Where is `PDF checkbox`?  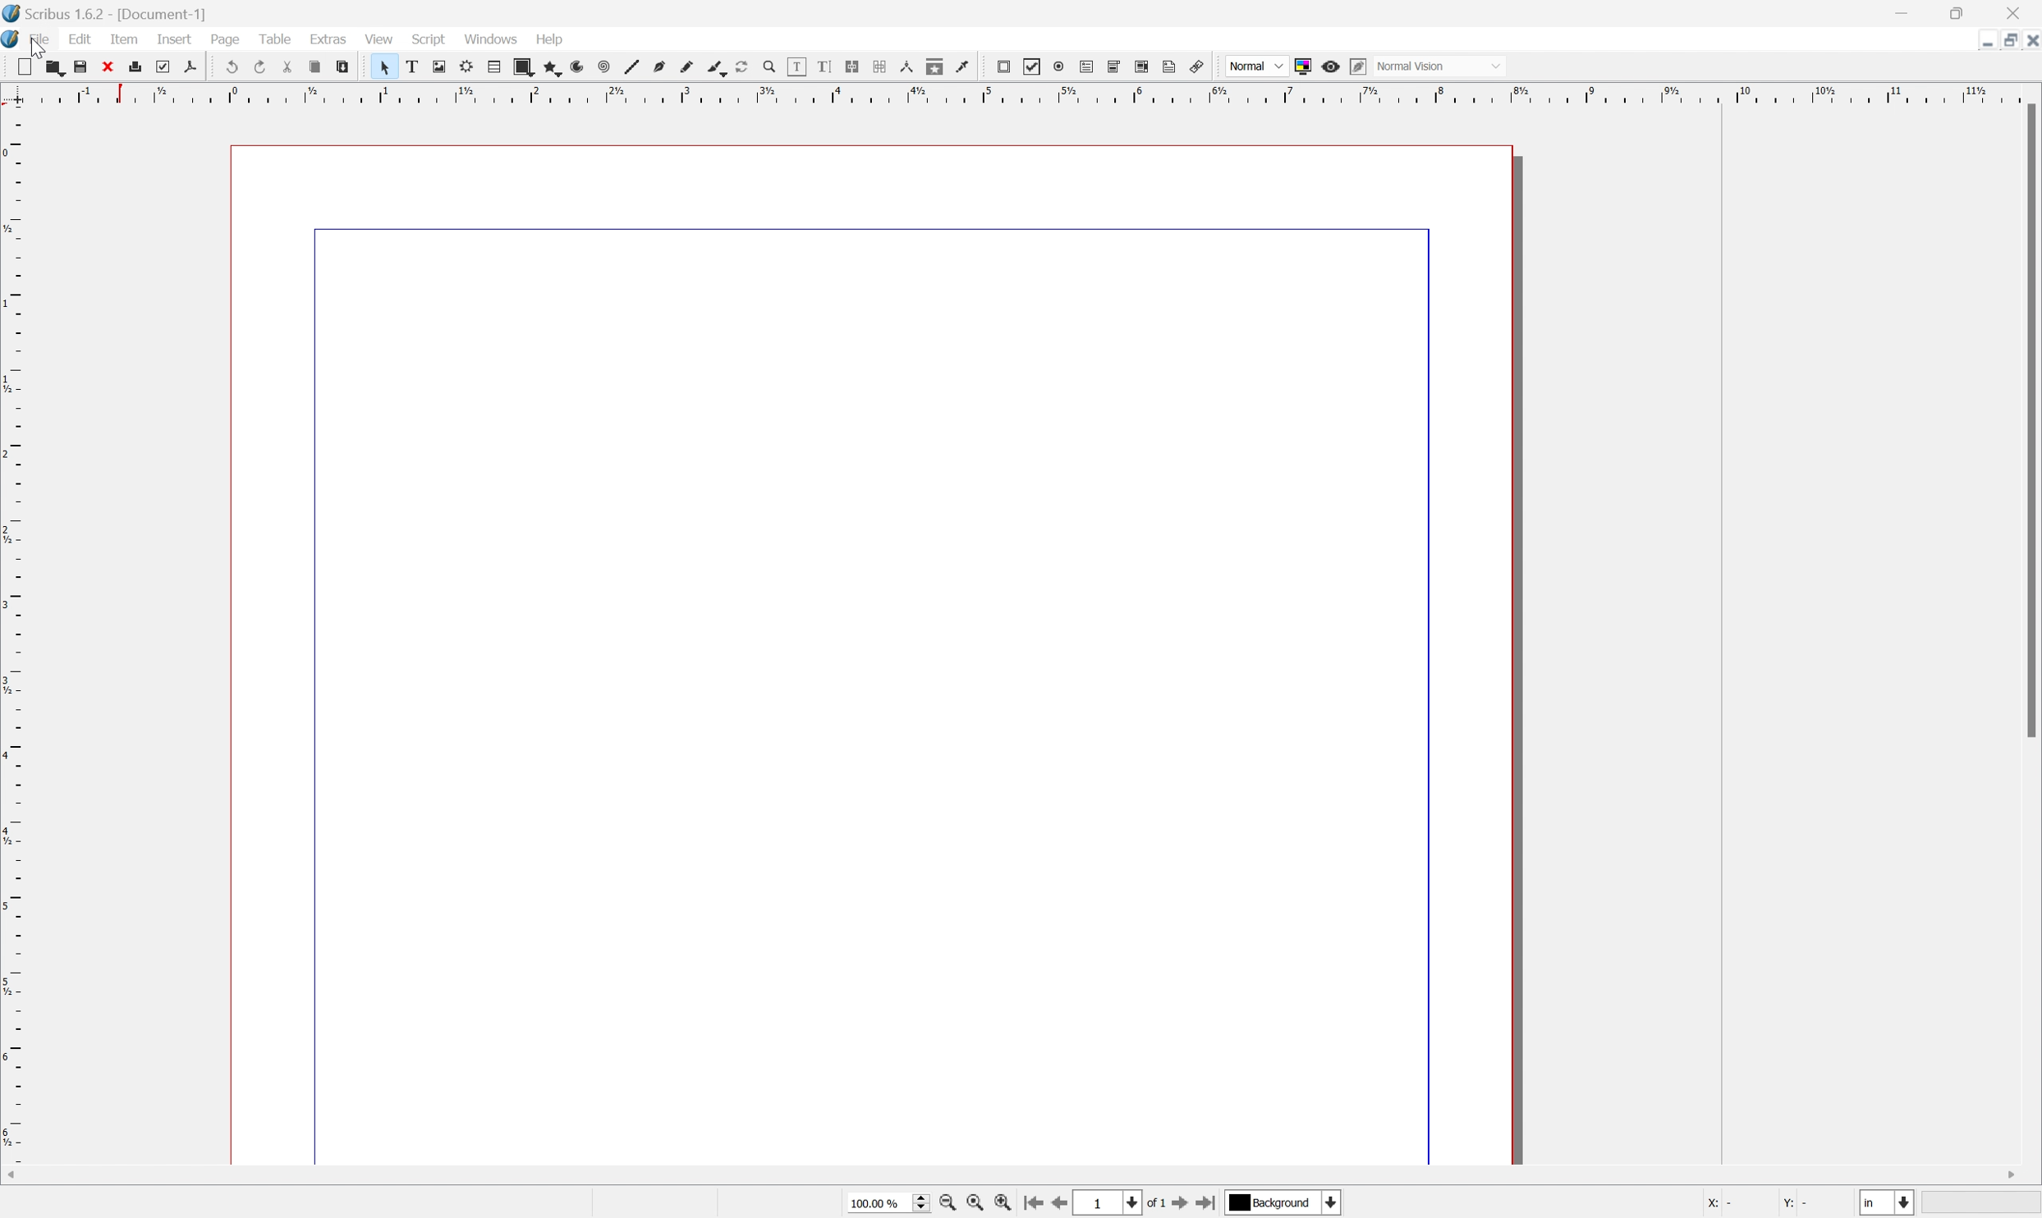
PDF checkbox is located at coordinates (1030, 66).